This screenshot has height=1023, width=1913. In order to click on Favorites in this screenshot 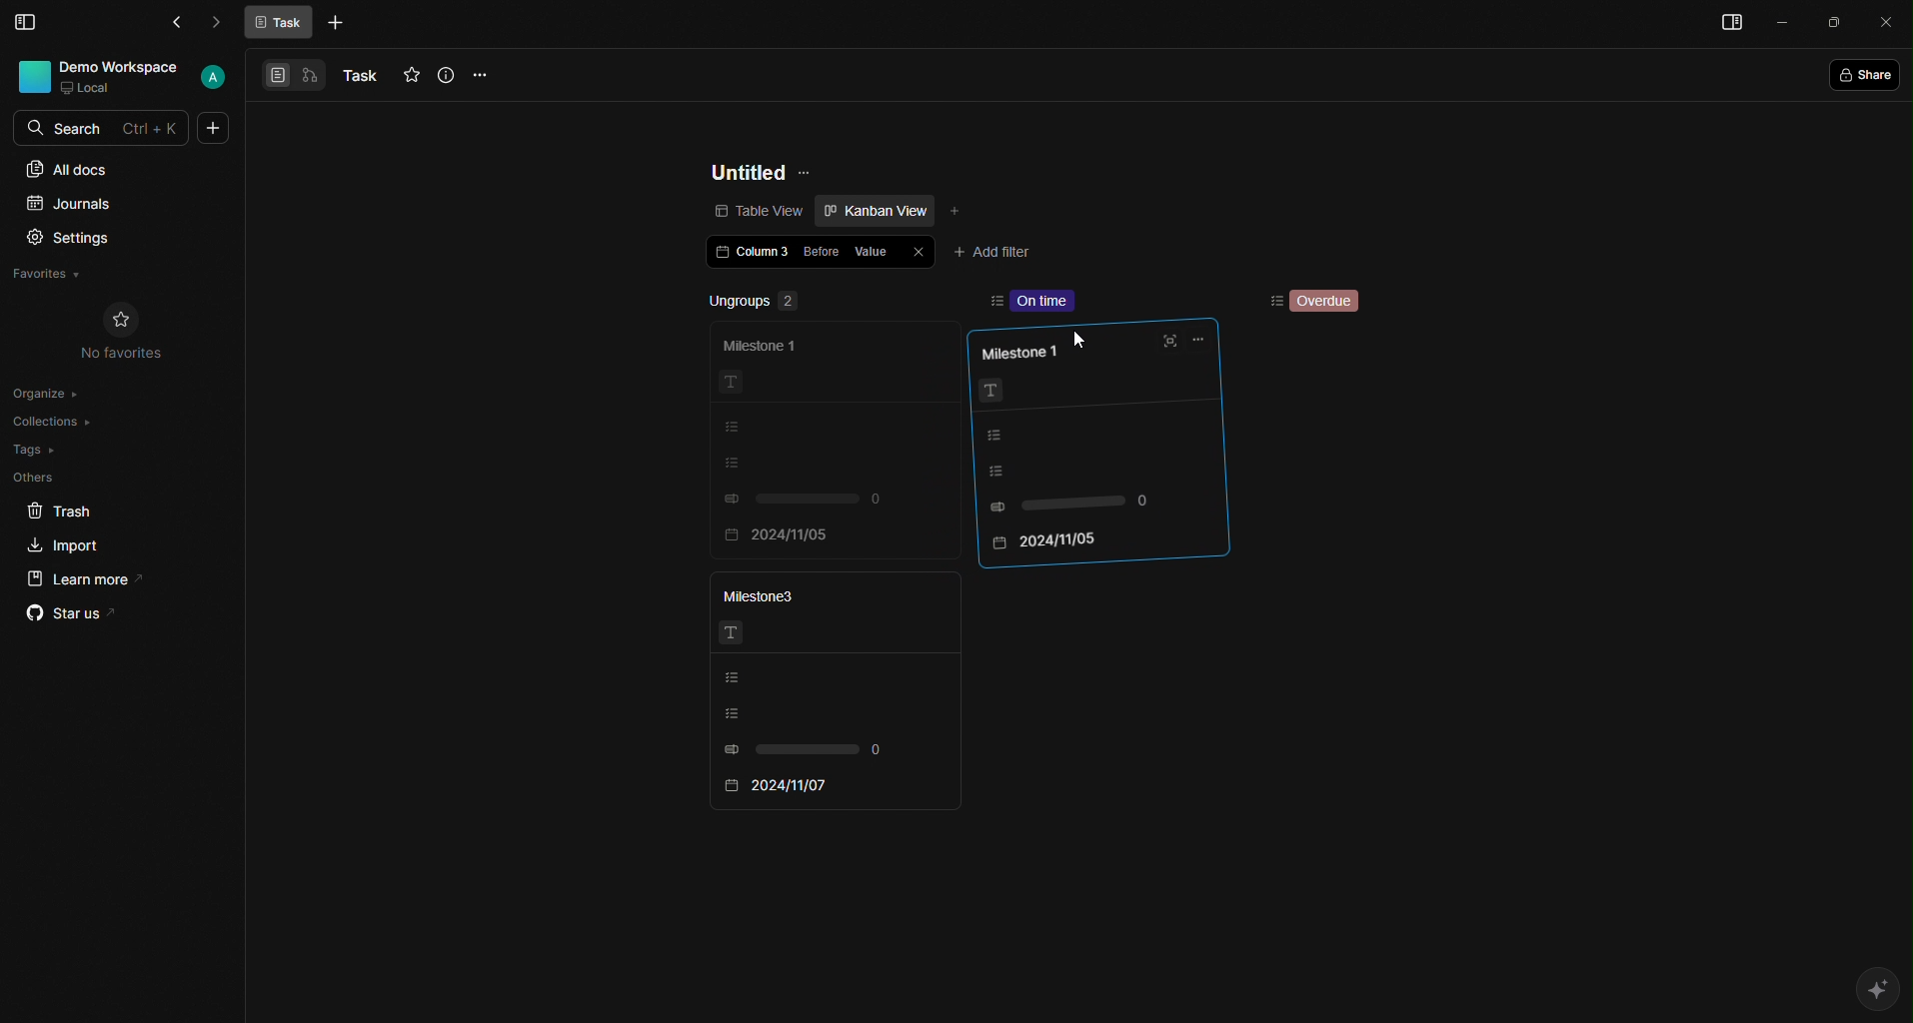, I will do `click(49, 273)`.